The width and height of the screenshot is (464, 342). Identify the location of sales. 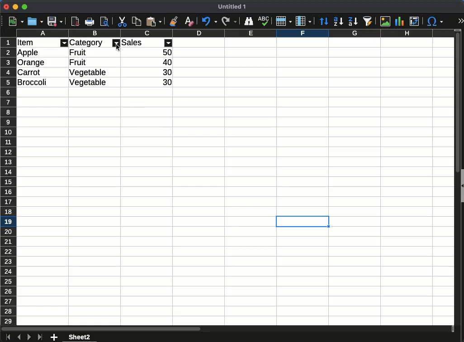
(140, 42).